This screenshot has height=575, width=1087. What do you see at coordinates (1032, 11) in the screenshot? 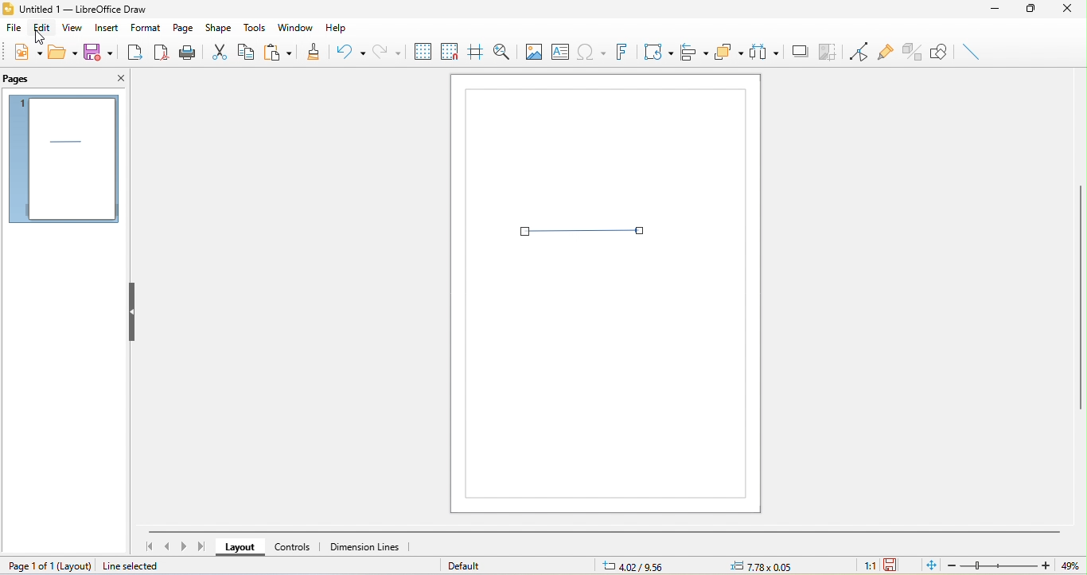
I see `maximize` at bounding box center [1032, 11].